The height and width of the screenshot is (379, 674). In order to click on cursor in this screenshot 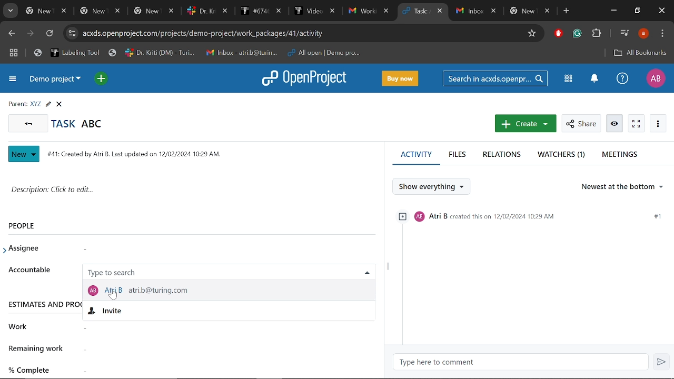, I will do `click(114, 296)`.